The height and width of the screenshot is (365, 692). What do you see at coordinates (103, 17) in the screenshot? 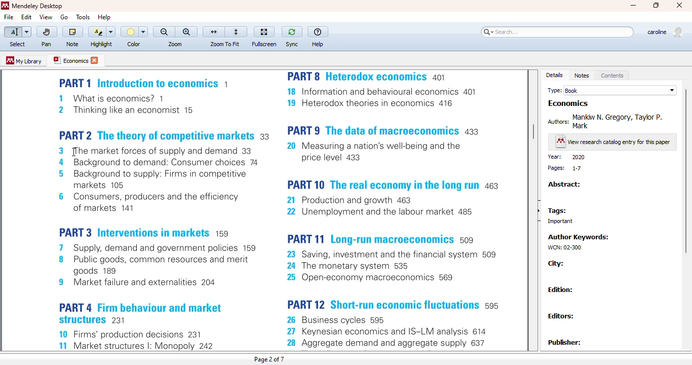
I see `Help` at bounding box center [103, 17].